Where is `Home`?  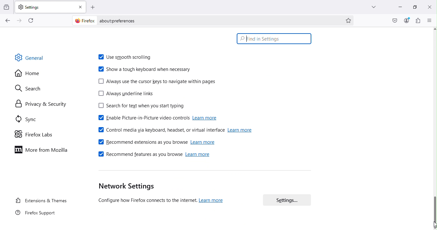
Home is located at coordinates (31, 73).